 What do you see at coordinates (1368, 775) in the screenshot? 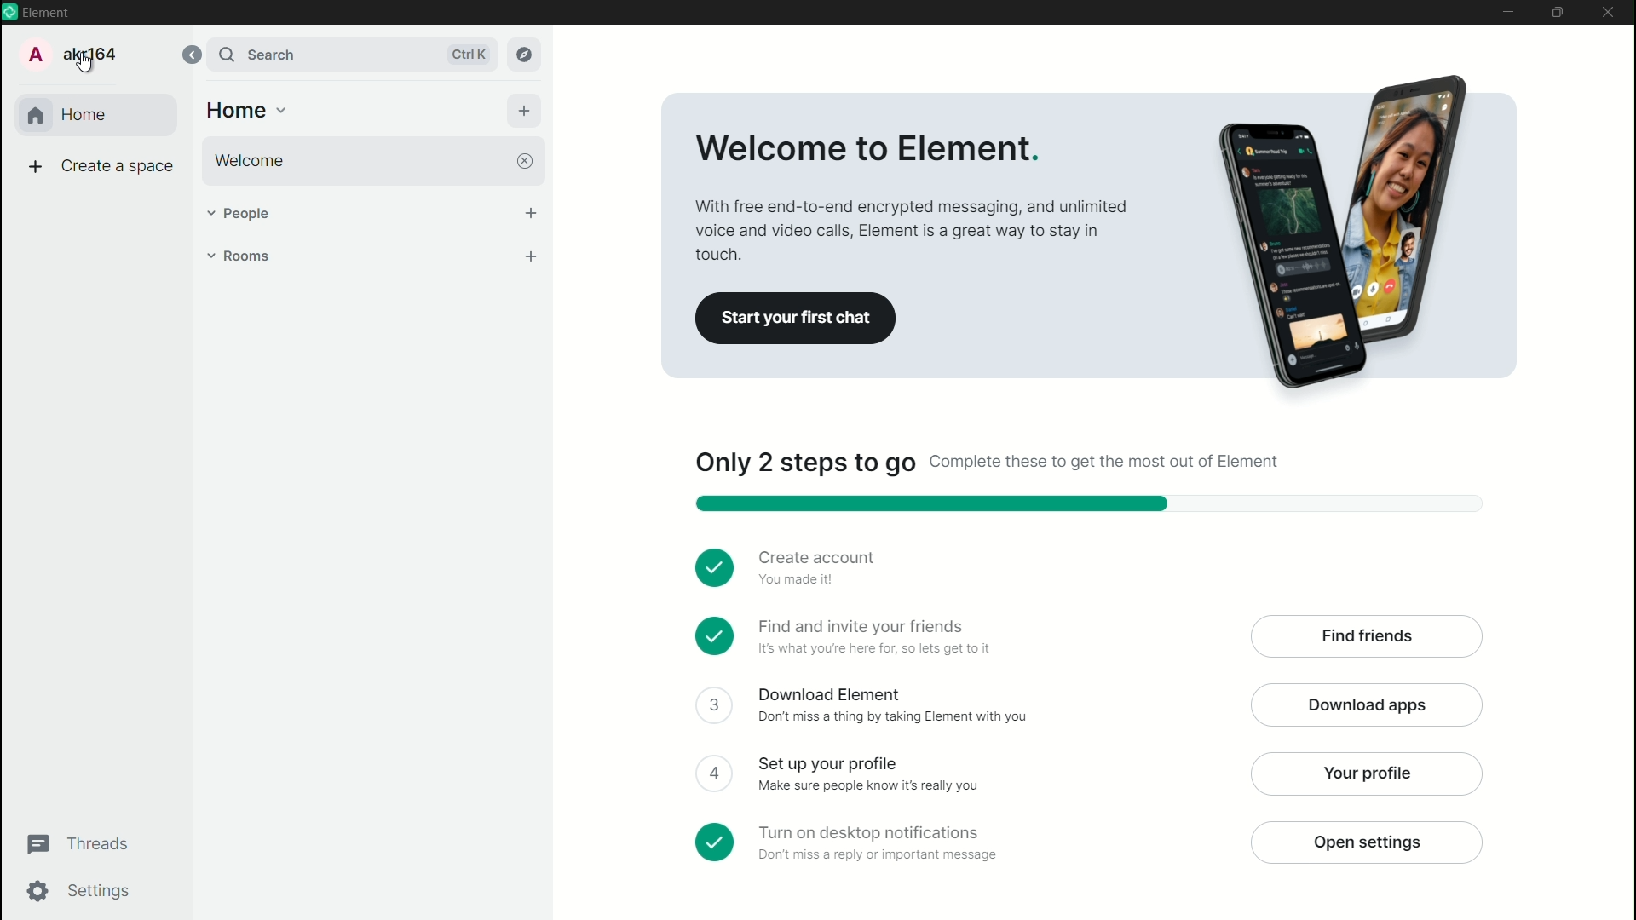
I see `your profile` at bounding box center [1368, 775].